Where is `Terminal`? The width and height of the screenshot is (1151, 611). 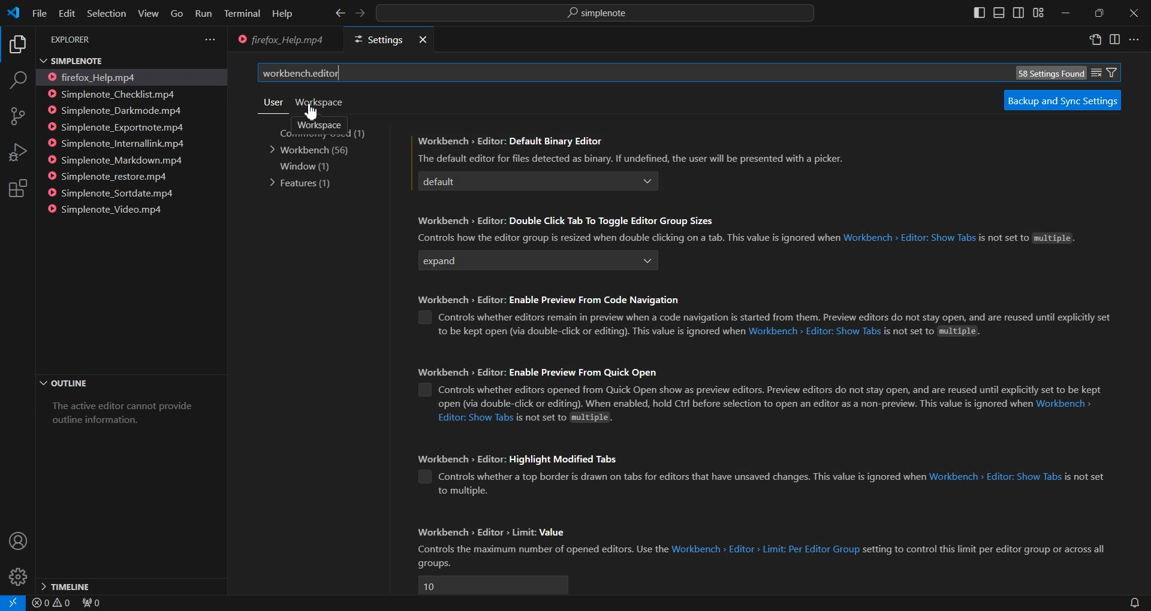
Terminal is located at coordinates (242, 14).